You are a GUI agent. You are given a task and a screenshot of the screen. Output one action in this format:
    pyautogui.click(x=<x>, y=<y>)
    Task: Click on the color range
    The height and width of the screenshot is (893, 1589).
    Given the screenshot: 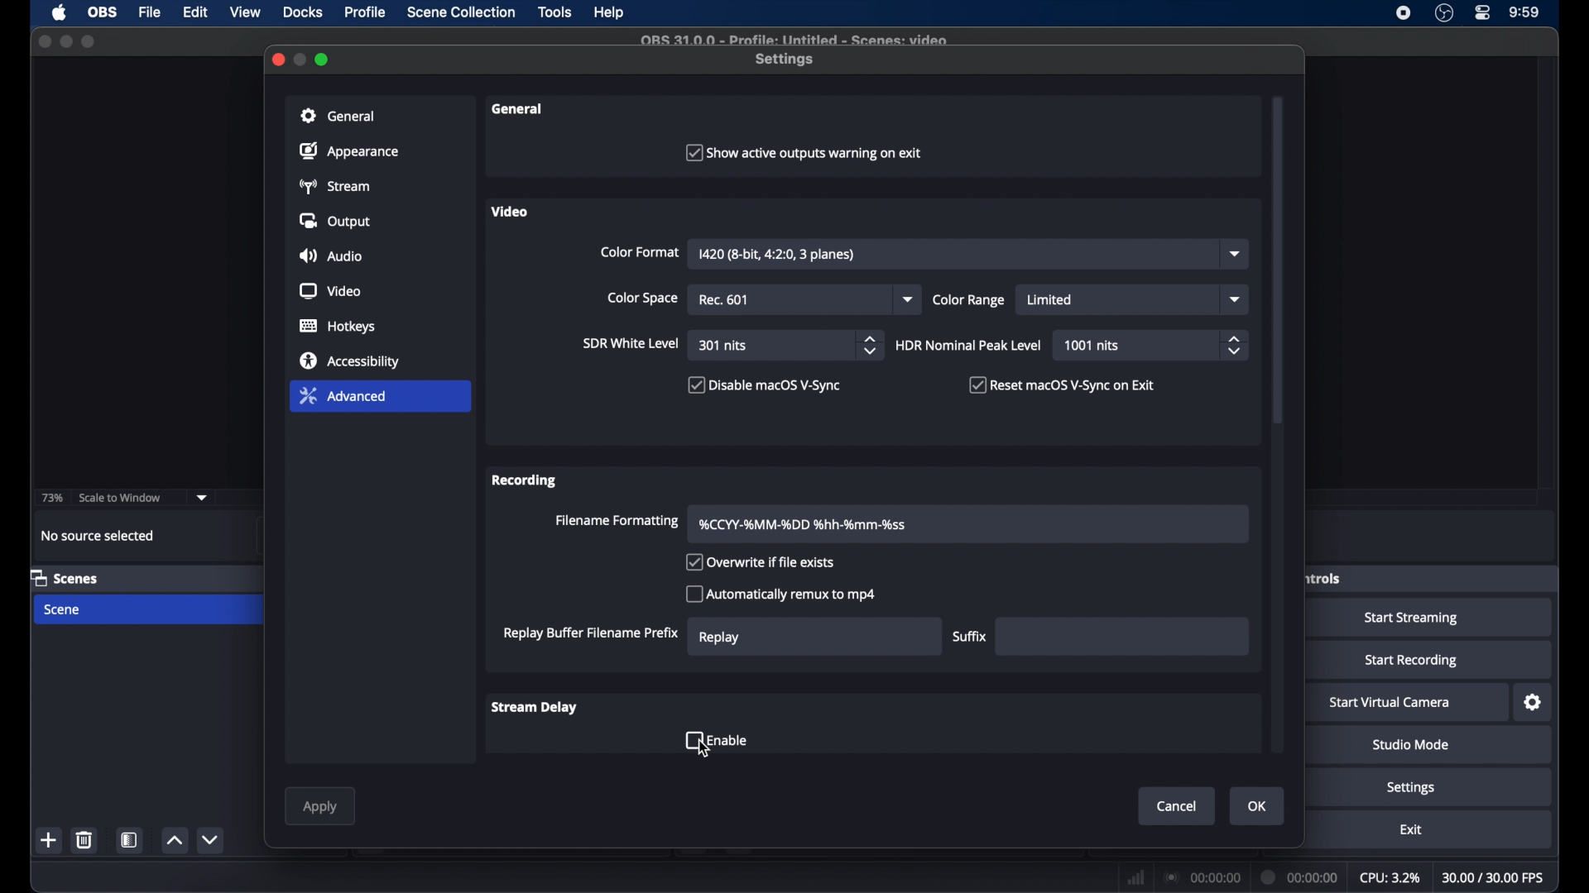 What is the action you would take?
    pyautogui.click(x=969, y=300)
    